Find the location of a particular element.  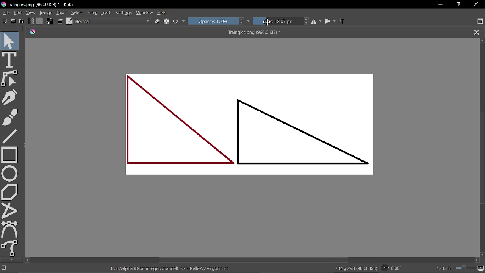

Cursor is located at coordinates (267, 22).